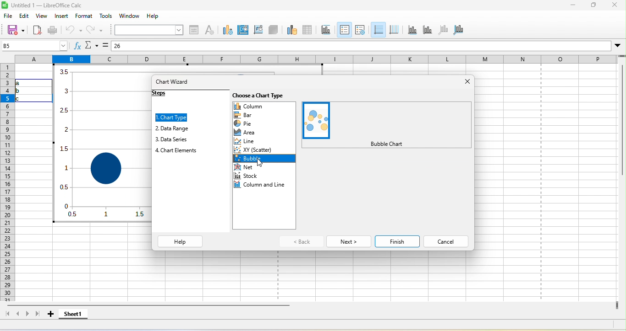  What do you see at coordinates (250, 133) in the screenshot?
I see `area` at bounding box center [250, 133].